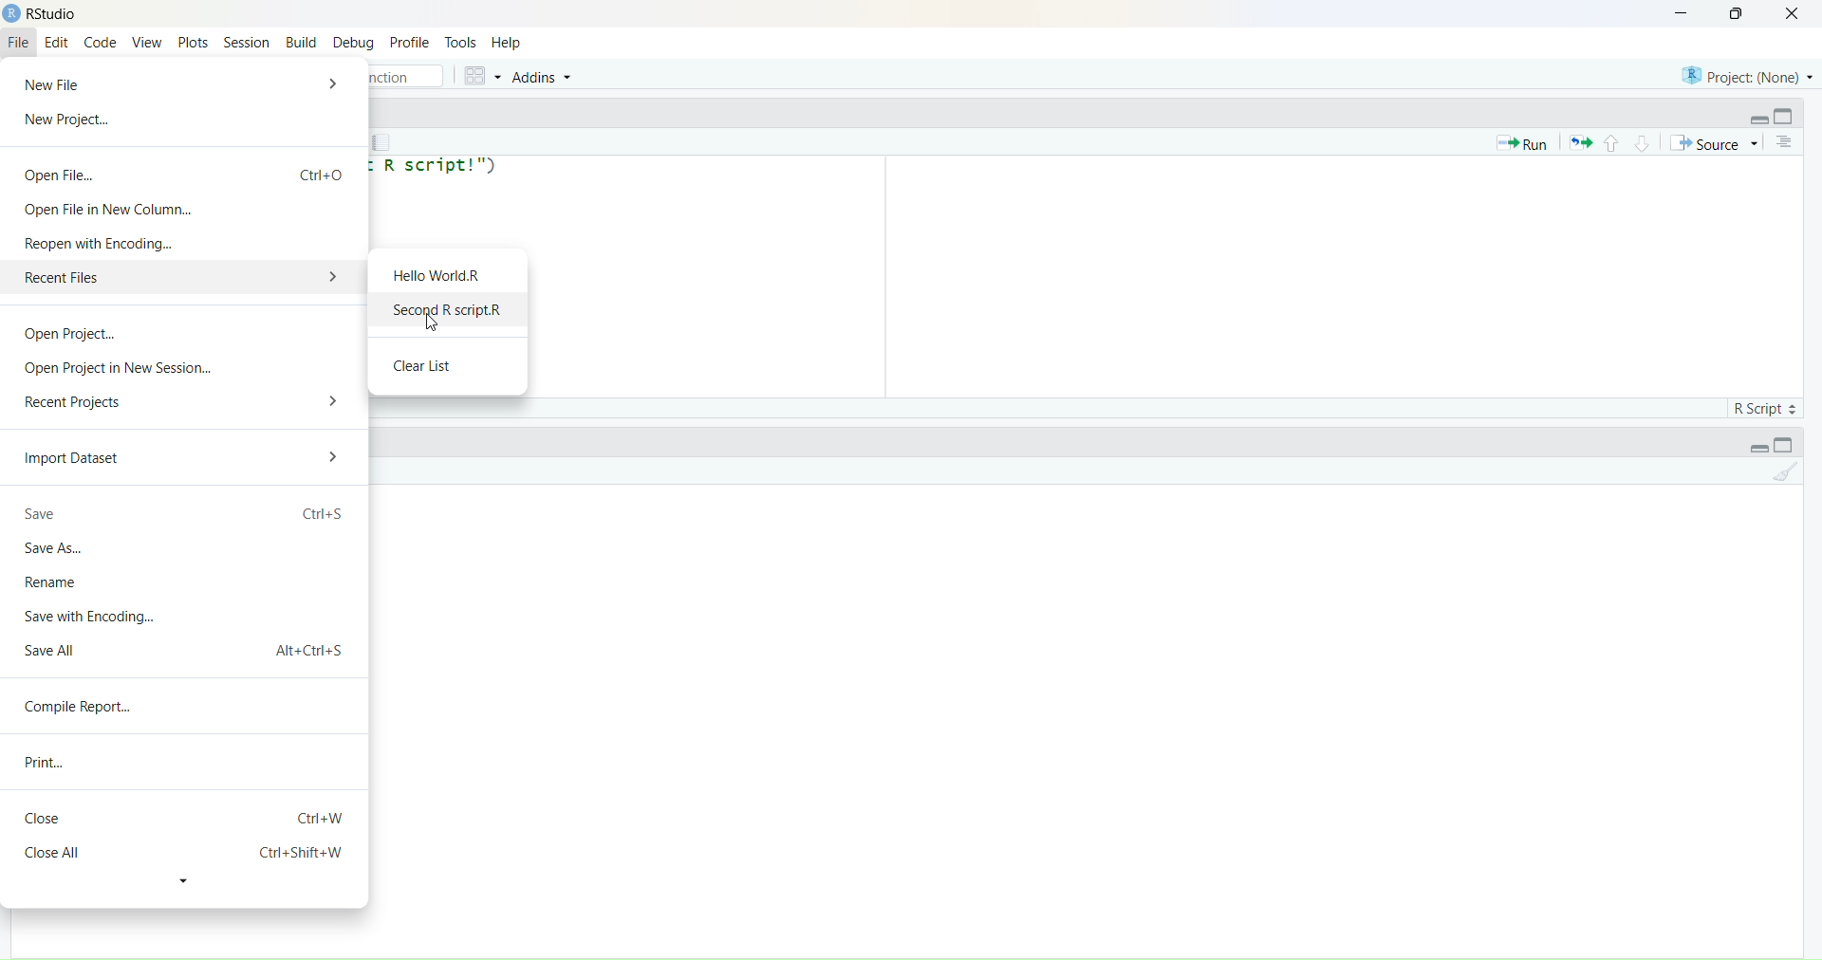 This screenshot has height=960, width=1822. What do you see at coordinates (506, 44) in the screenshot?
I see `Help` at bounding box center [506, 44].